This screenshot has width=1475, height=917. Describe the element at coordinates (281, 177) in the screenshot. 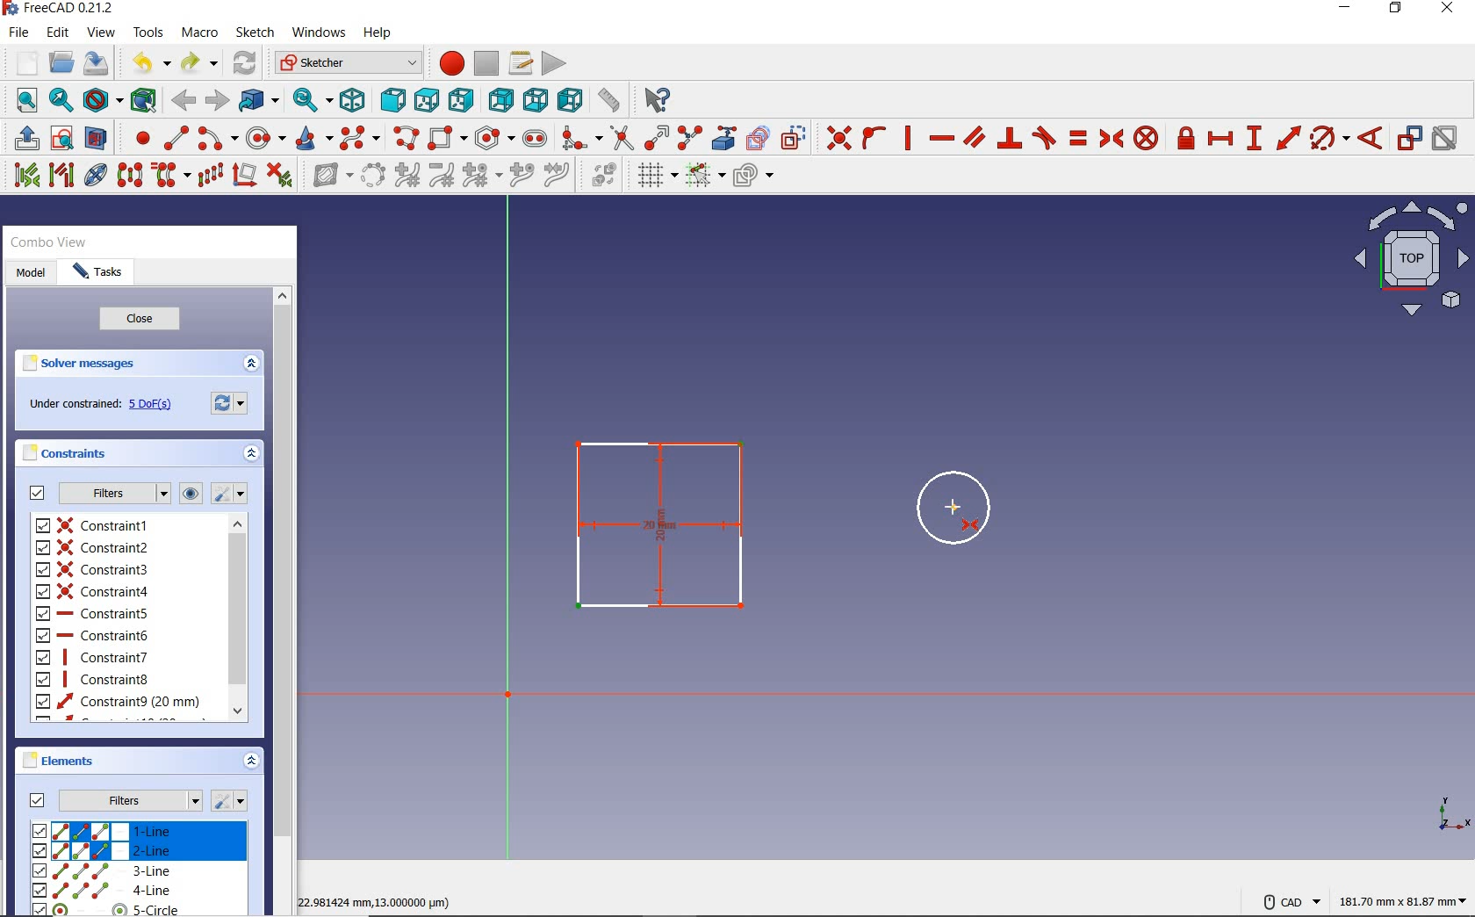

I see `delete all constraints` at that location.